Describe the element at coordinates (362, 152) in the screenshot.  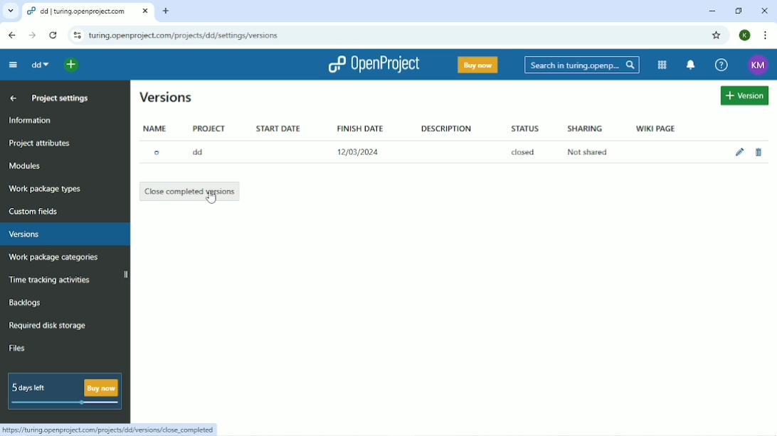
I see `12/03/2024` at that location.